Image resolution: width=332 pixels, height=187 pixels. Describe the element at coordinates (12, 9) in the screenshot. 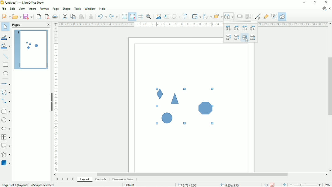

I see `Edit` at that location.